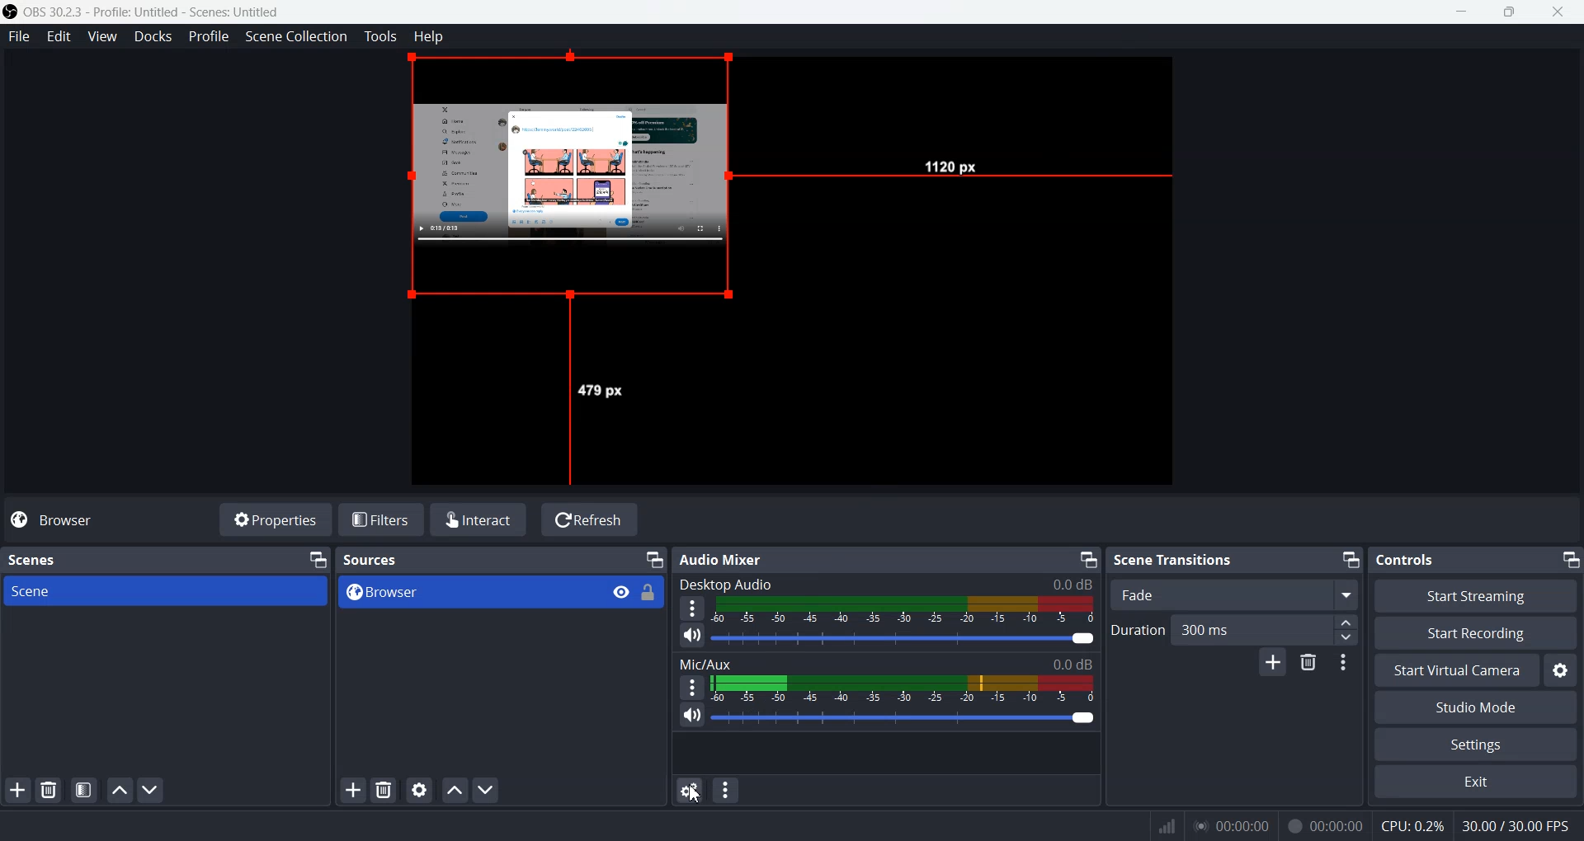 The image size is (1584, 841). What do you see at coordinates (906, 637) in the screenshot?
I see `Volume adjuster` at bounding box center [906, 637].